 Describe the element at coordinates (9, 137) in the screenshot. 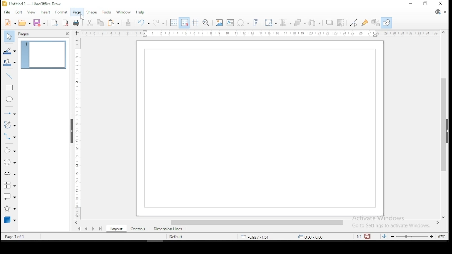

I see `connecters` at that location.